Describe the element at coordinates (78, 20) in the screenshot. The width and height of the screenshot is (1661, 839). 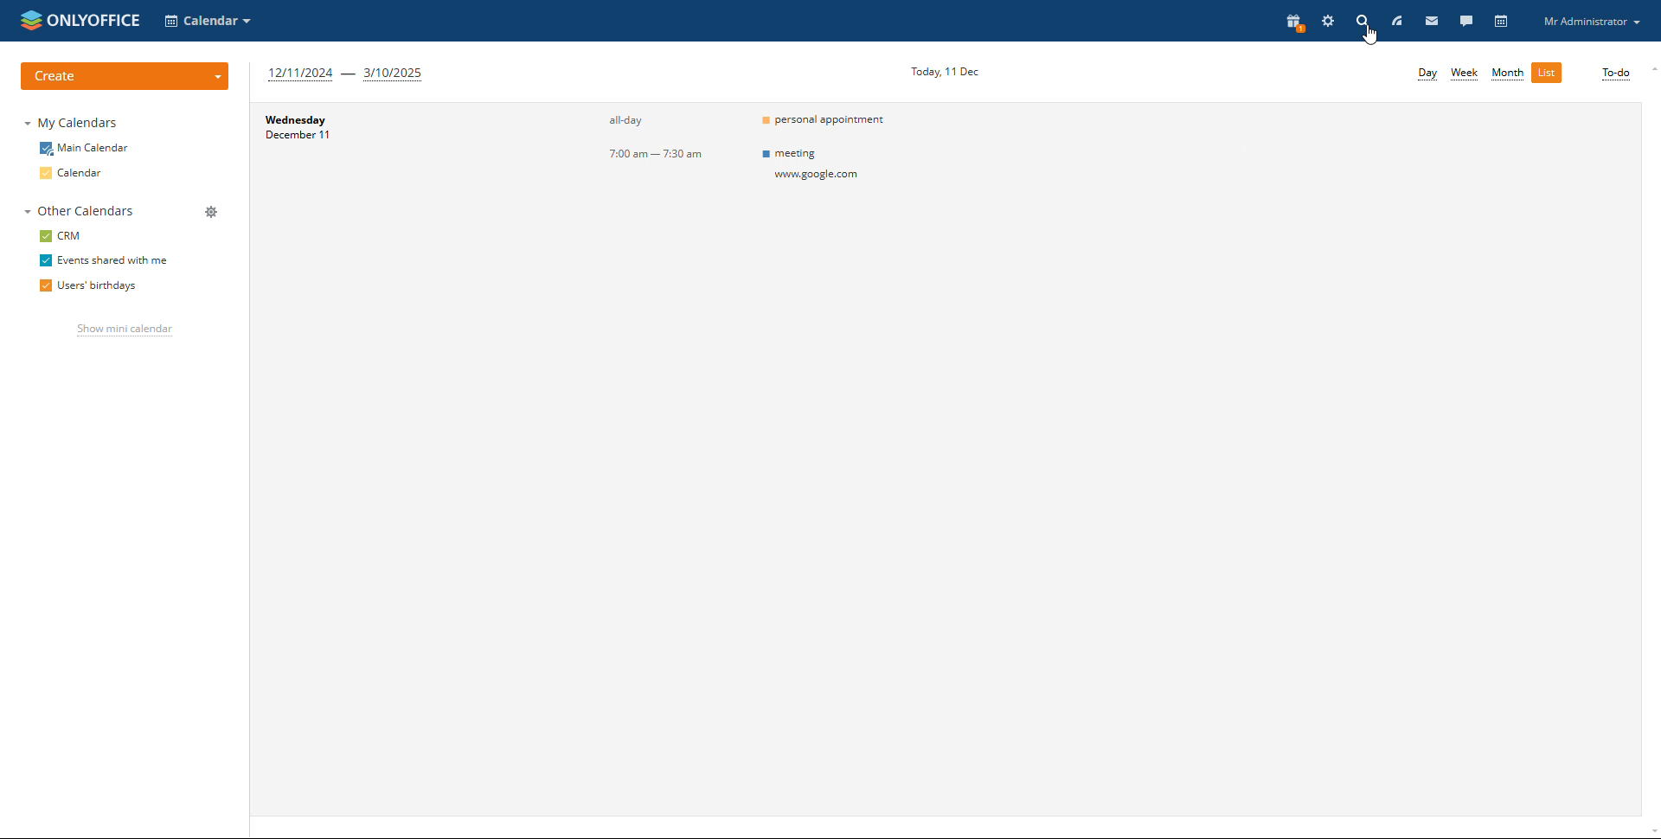
I see `Only office logo` at that location.